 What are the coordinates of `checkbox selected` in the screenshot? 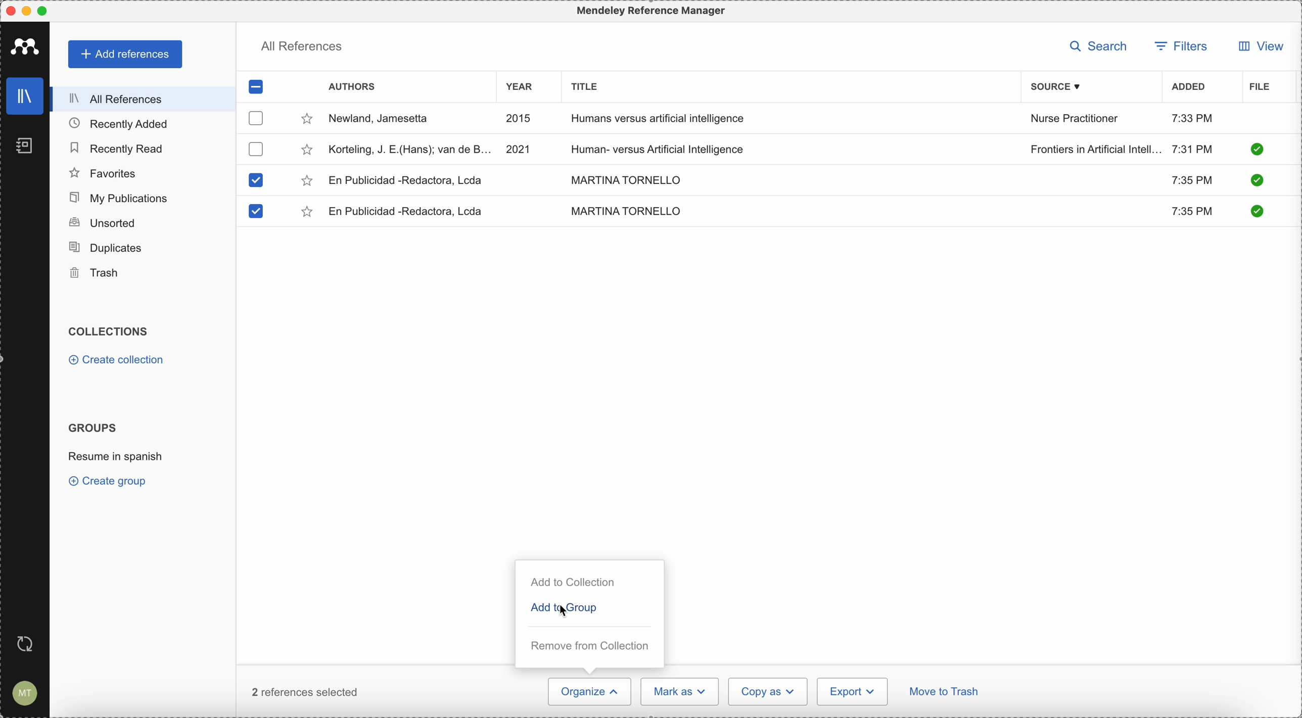 It's located at (254, 210).